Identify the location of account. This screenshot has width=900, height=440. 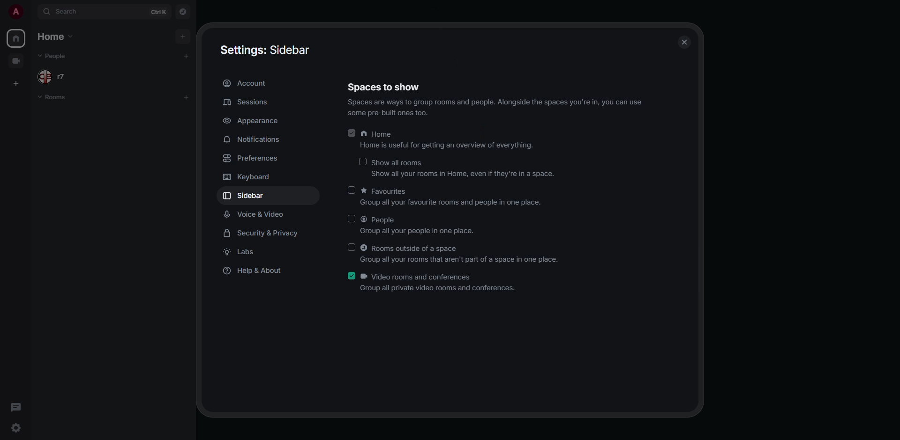
(246, 82).